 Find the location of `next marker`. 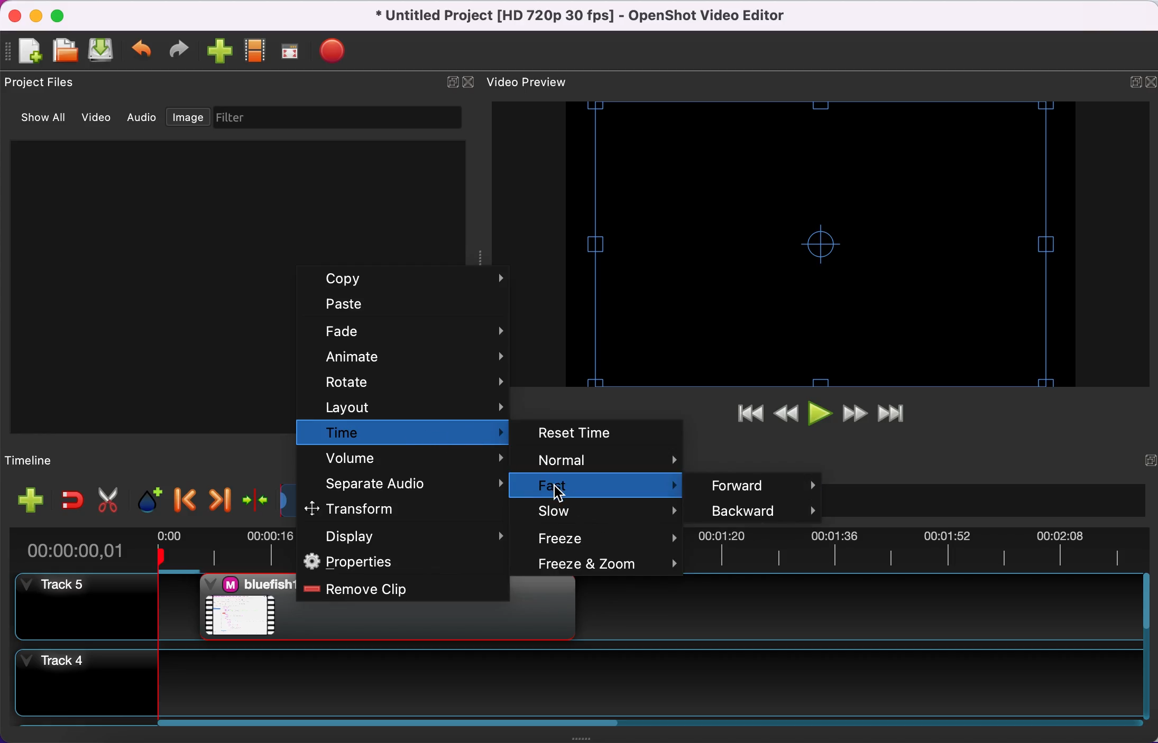

next marker is located at coordinates (220, 501).